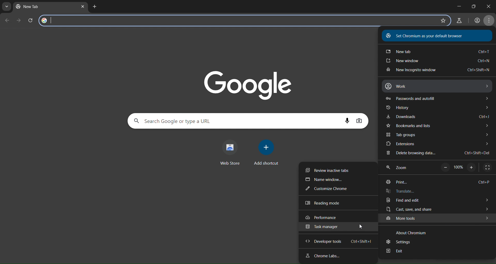 This screenshot has width=496, height=264. I want to click on search tab, so click(7, 8).